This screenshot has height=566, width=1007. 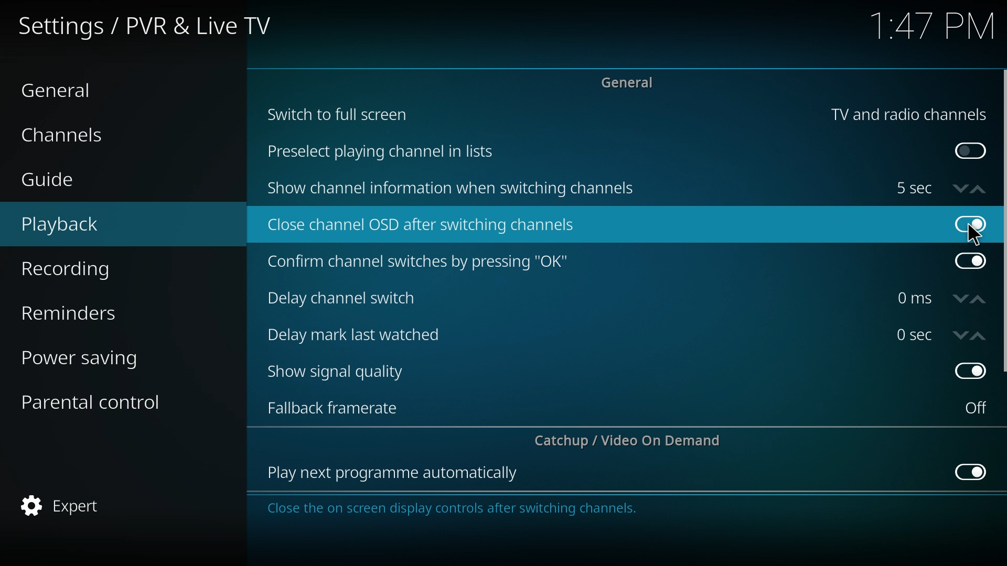 What do you see at coordinates (101, 401) in the screenshot?
I see `parental control` at bounding box center [101, 401].